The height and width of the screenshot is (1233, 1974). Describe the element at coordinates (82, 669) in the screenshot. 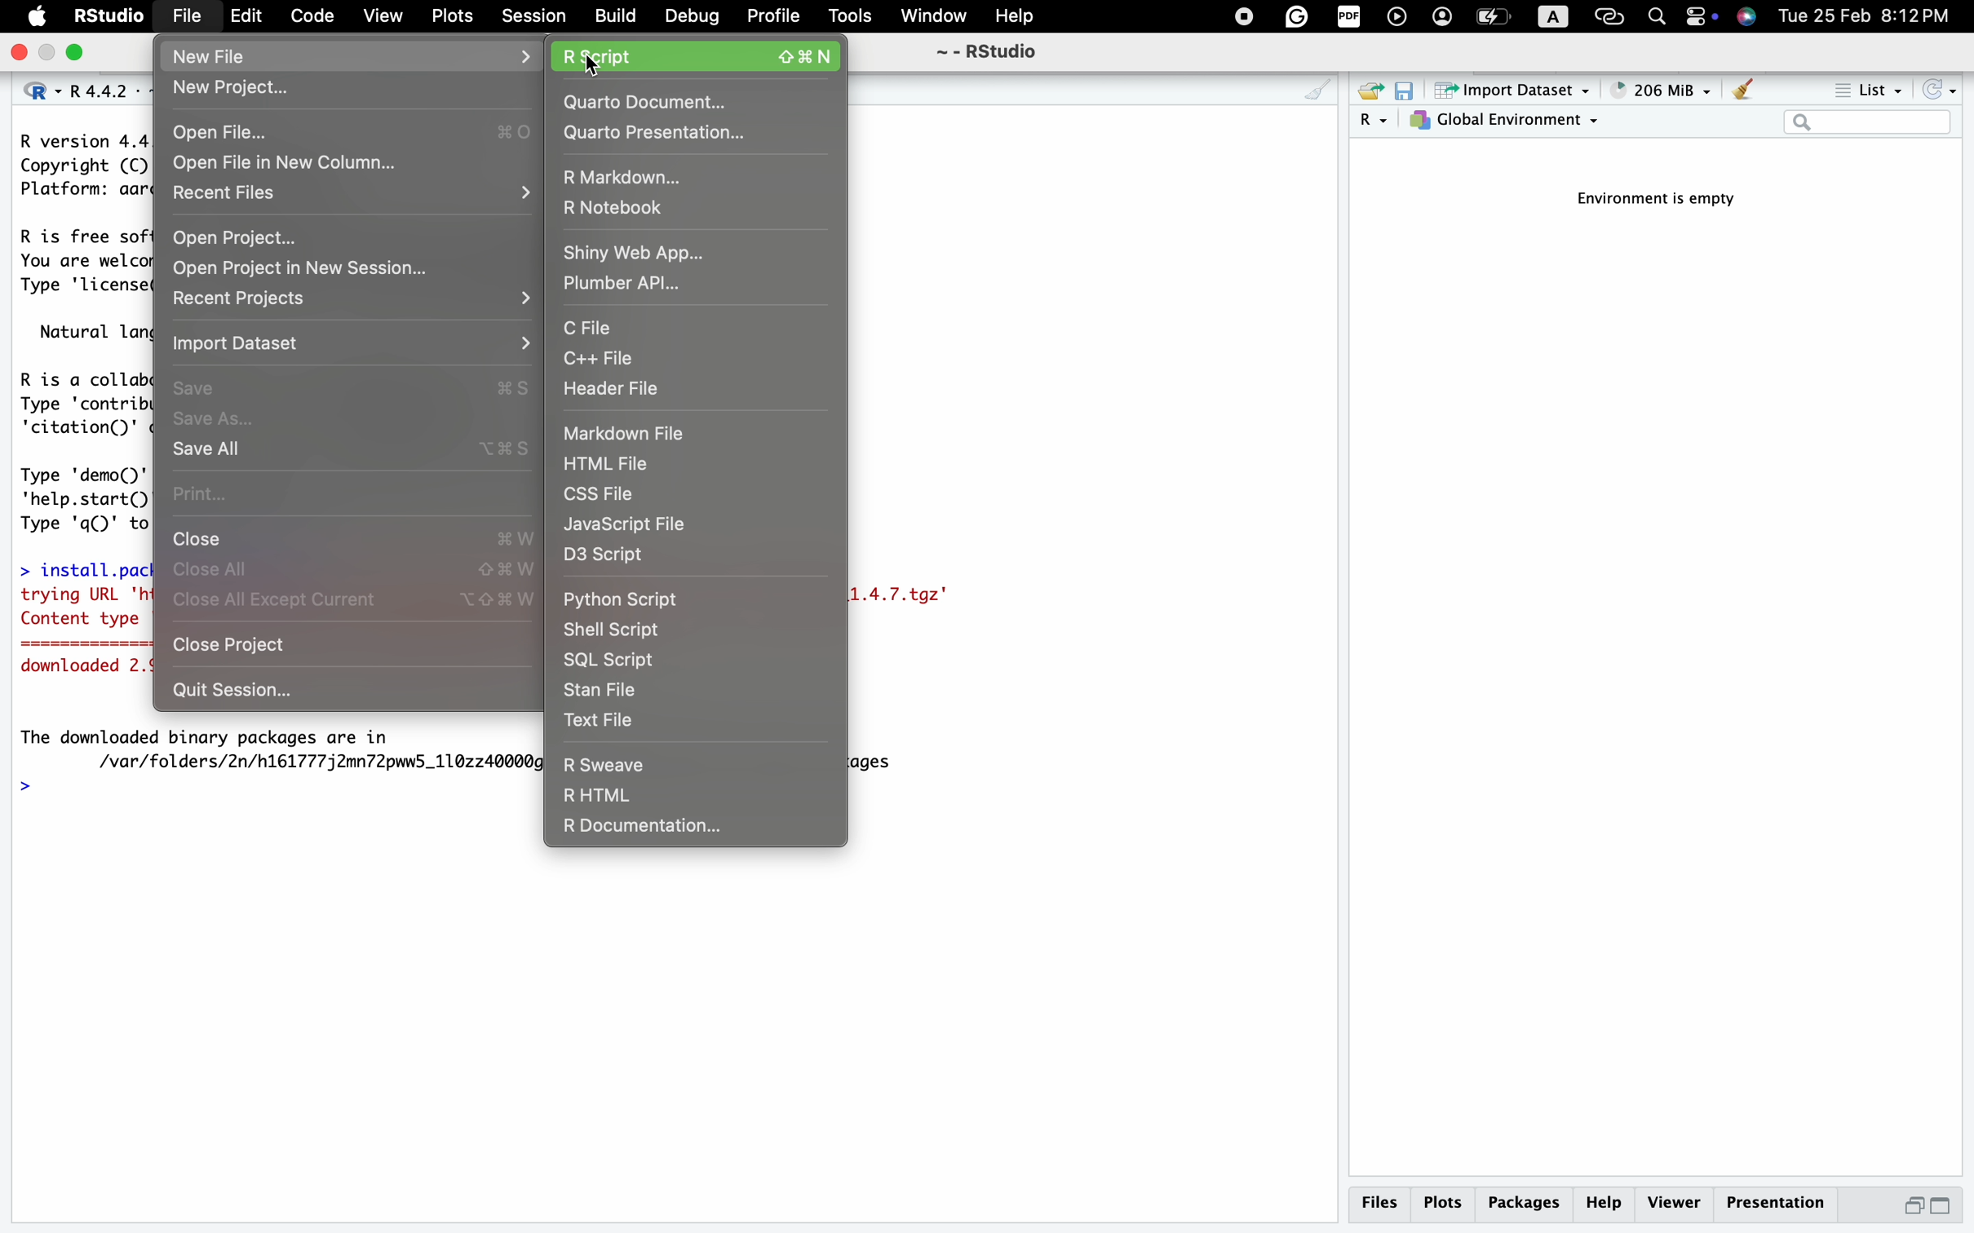

I see `downloaded 2.9 MB` at that location.